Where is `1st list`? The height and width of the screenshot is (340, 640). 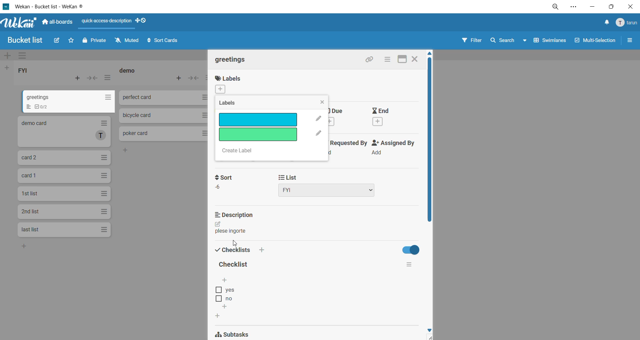
1st list is located at coordinates (67, 195).